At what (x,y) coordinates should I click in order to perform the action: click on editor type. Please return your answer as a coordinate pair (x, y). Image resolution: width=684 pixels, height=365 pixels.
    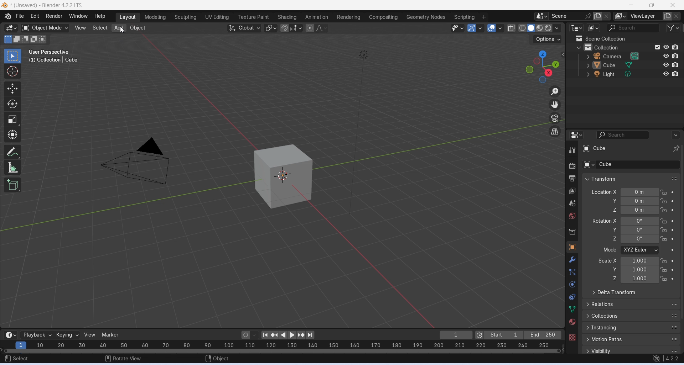
    Looking at the image, I should click on (577, 28).